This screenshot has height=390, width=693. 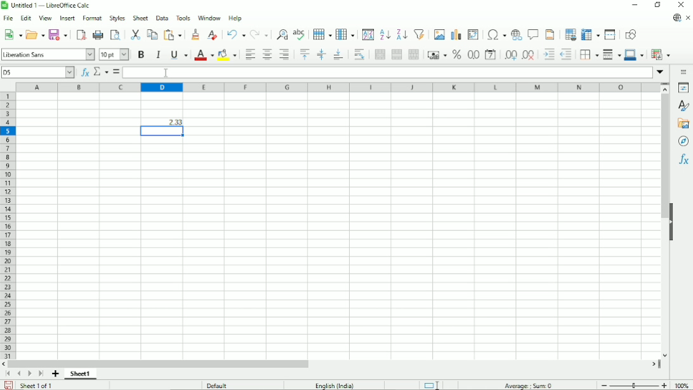 I want to click on zoom out, so click(x=605, y=386).